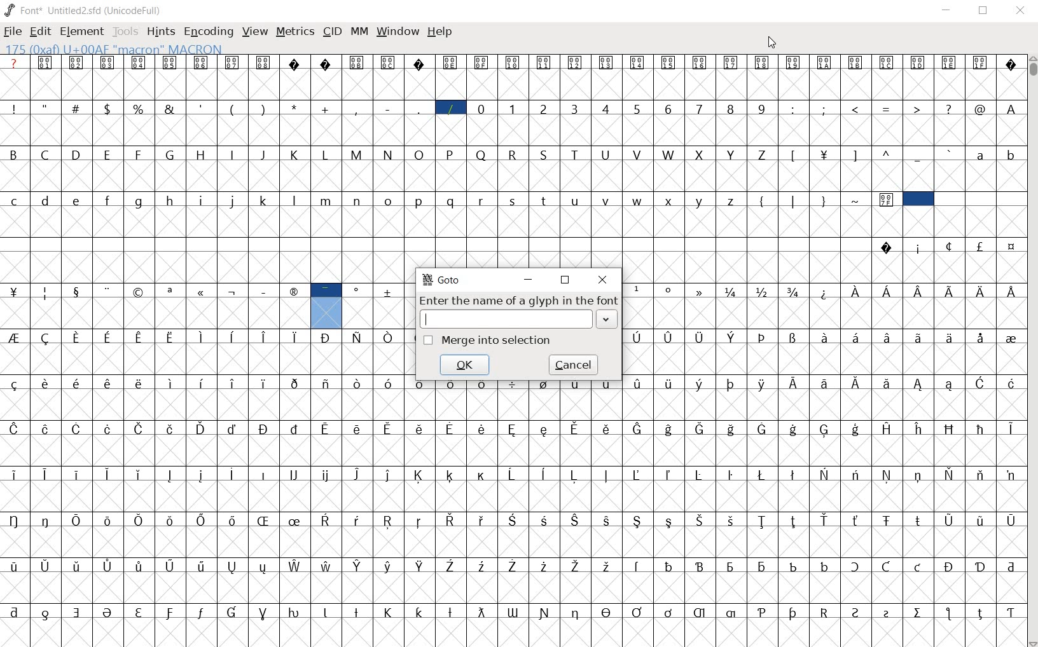  Describe the element at coordinates (294, 33) in the screenshot. I see `METRICS` at that location.